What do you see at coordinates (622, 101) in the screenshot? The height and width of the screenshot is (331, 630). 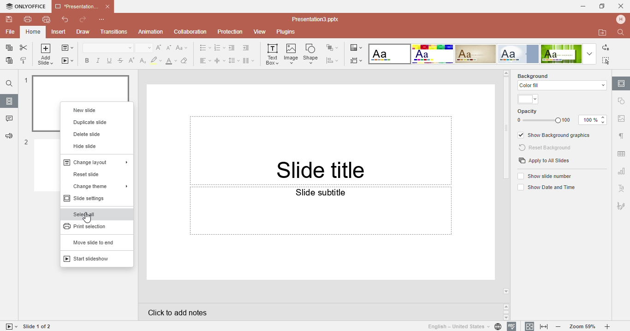 I see `Shape settings` at bounding box center [622, 101].